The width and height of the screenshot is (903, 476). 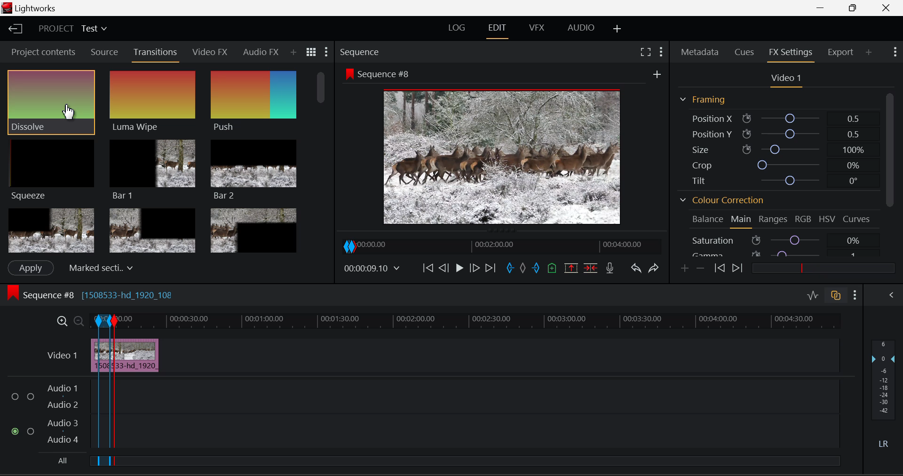 I want to click on Remove Marked Section, so click(x=572, y=268).